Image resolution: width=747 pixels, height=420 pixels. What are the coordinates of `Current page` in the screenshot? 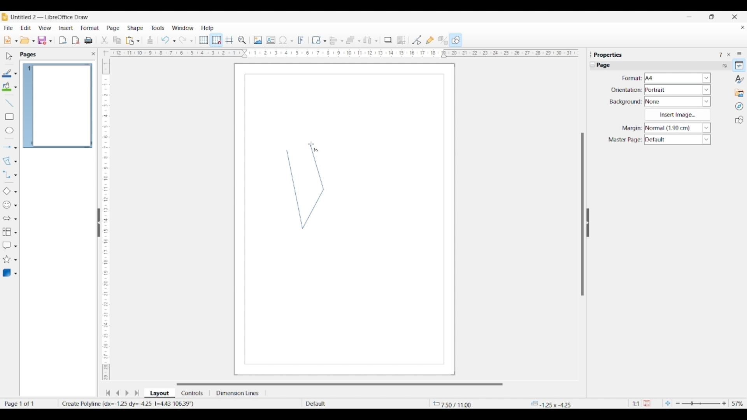 It's located at (57, 106).